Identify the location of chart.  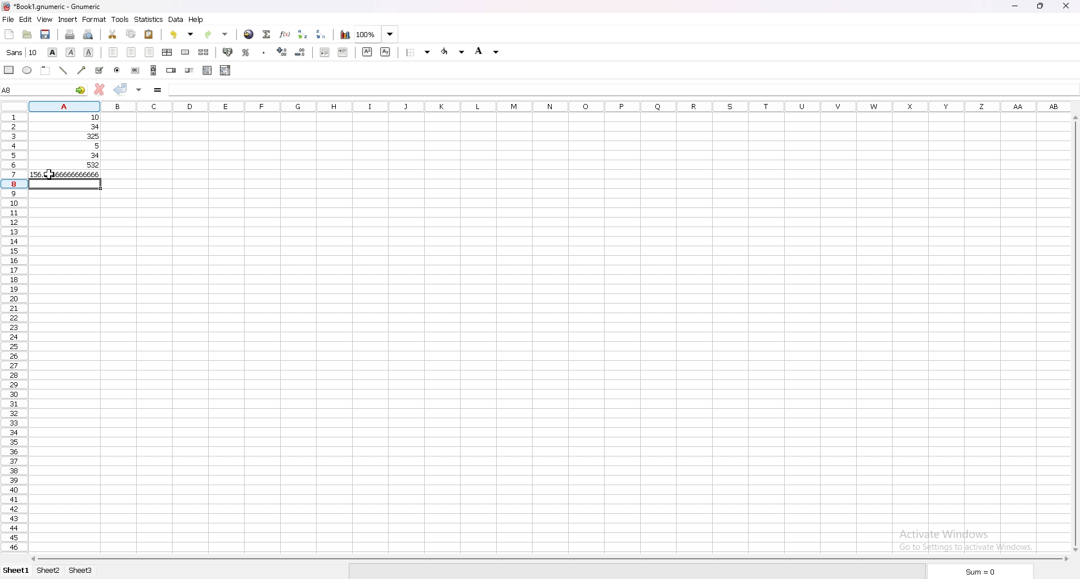
(345, 35).